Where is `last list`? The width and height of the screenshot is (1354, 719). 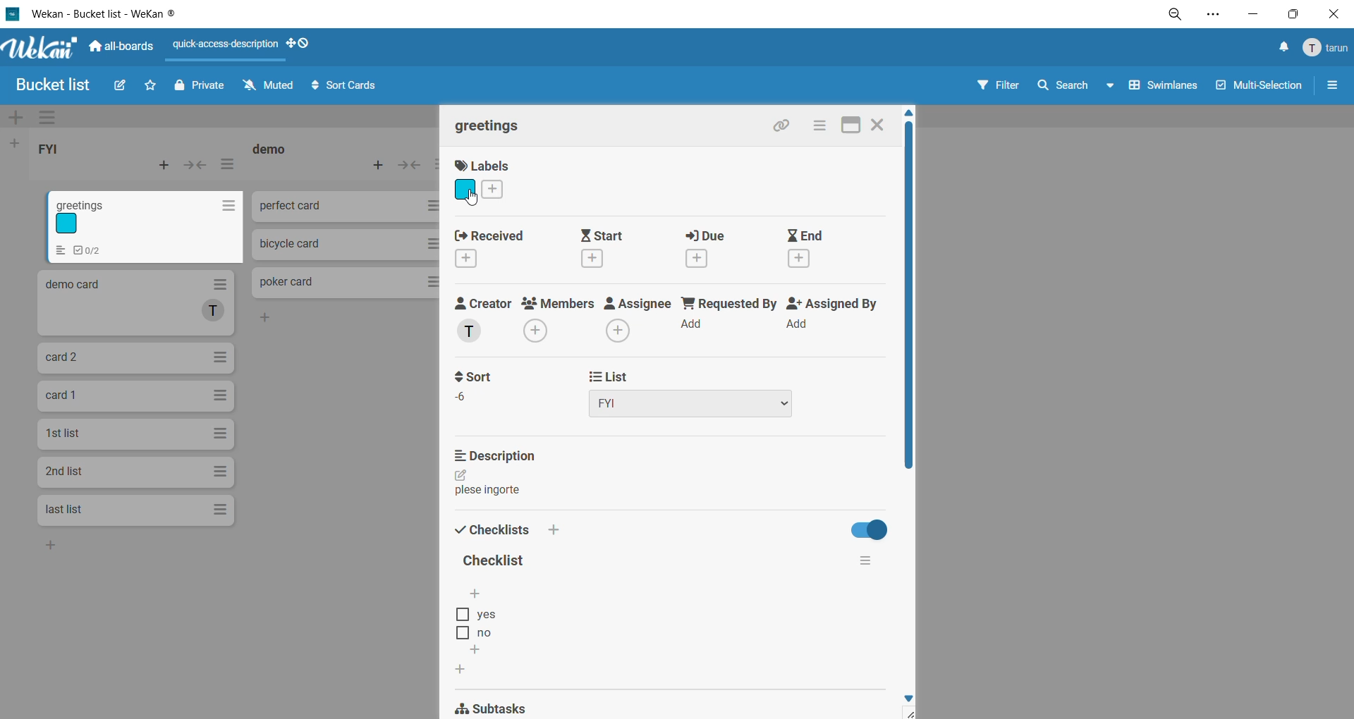 last list is located at coordinates (136, 511).